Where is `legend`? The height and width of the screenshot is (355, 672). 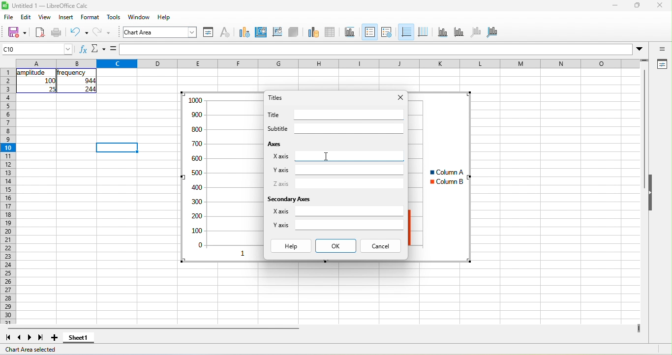
legend is located at coordinates (387, 32).